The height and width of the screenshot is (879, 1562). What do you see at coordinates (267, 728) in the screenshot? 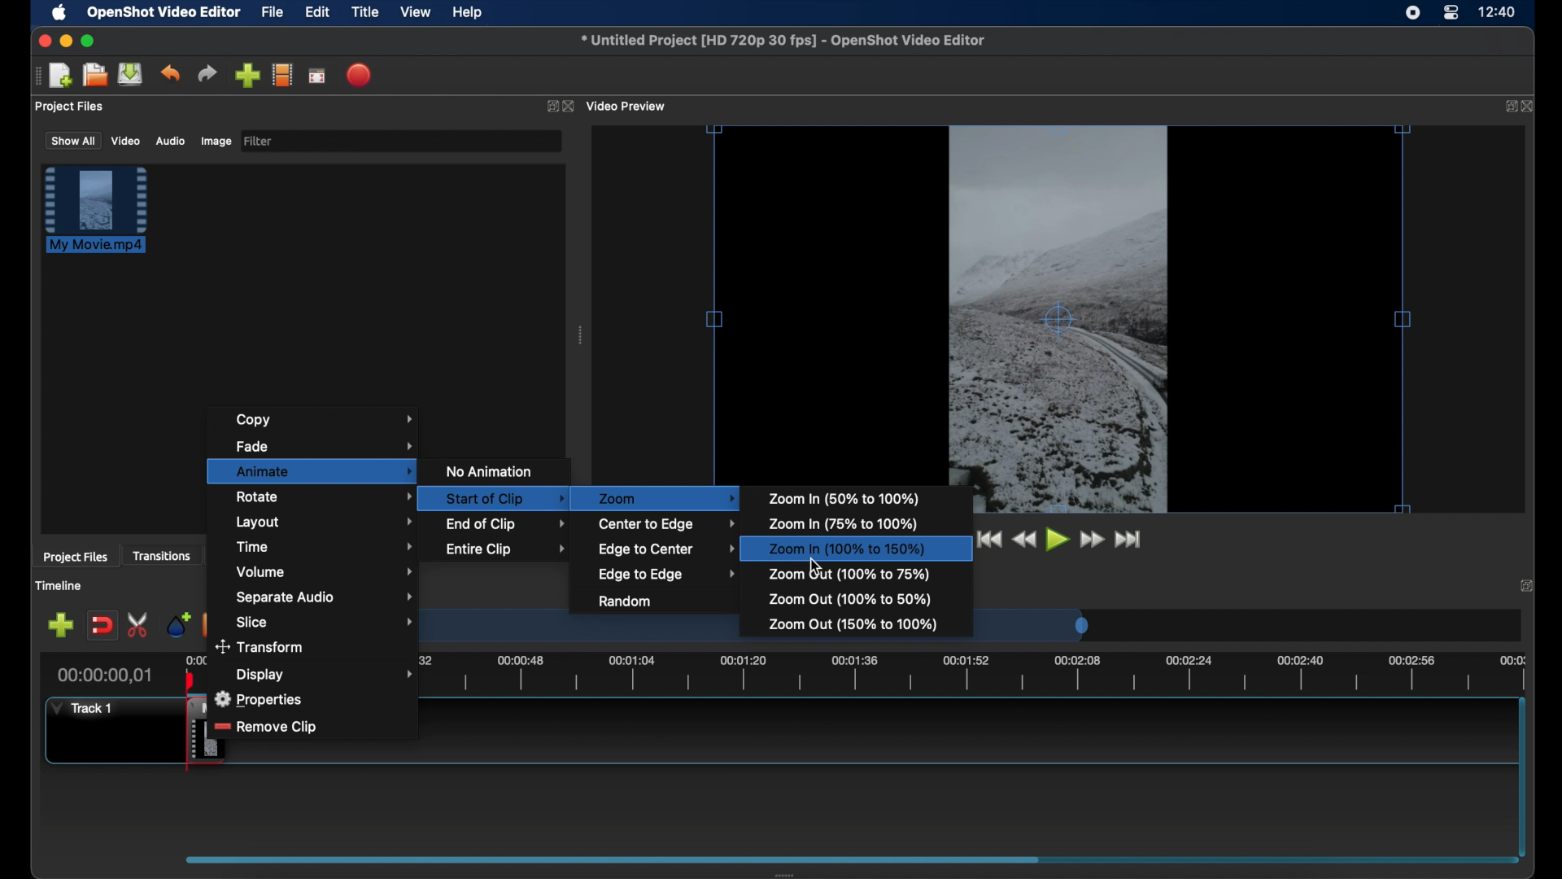
I see `remove clip` at bounding box center [267, 728].